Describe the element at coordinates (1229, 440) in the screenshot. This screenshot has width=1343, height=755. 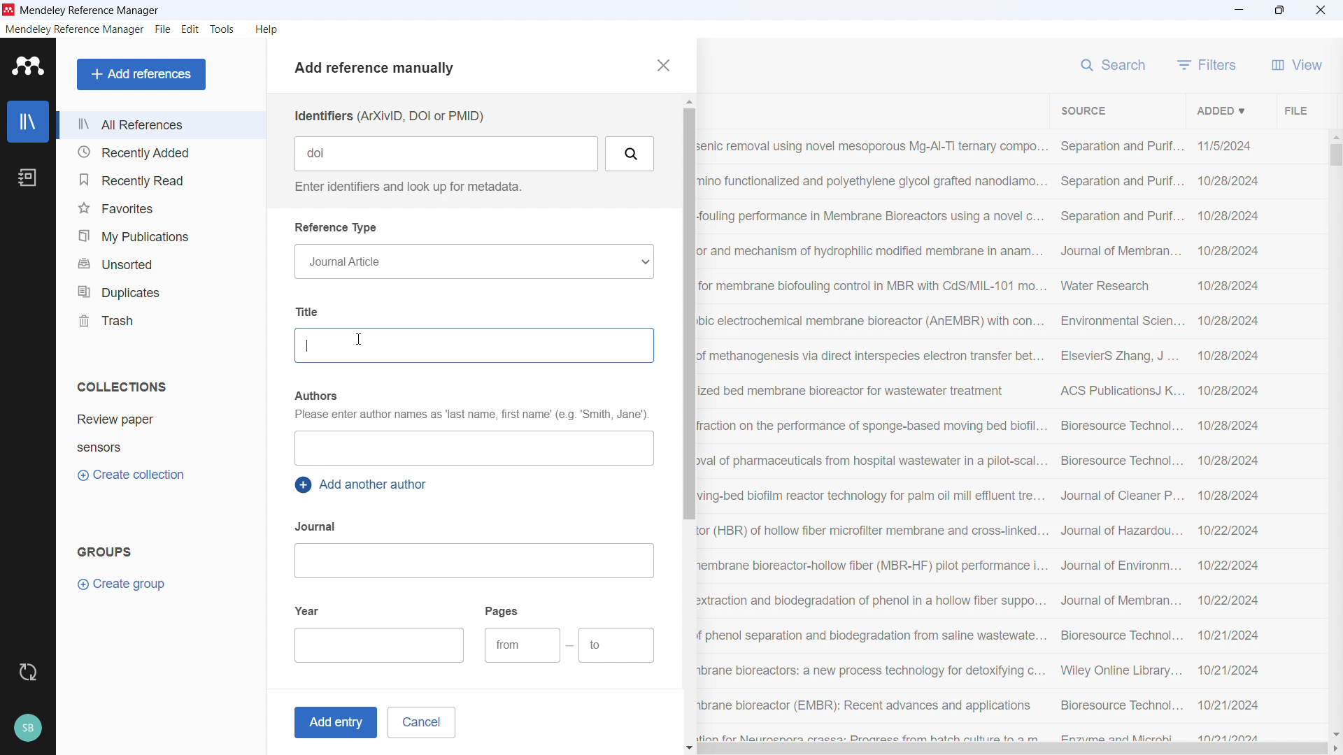
I see `Date of addition of individual entries ` at that location.